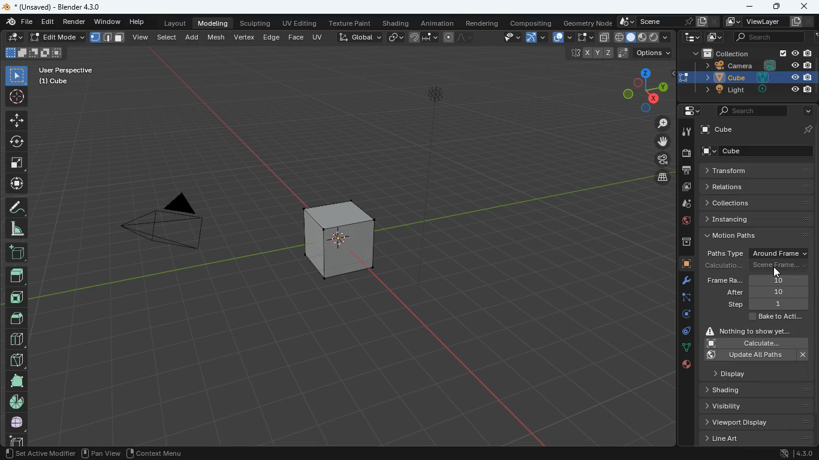 This screenshot has width=819, height=460. I want to click on render, so click(76, 23).